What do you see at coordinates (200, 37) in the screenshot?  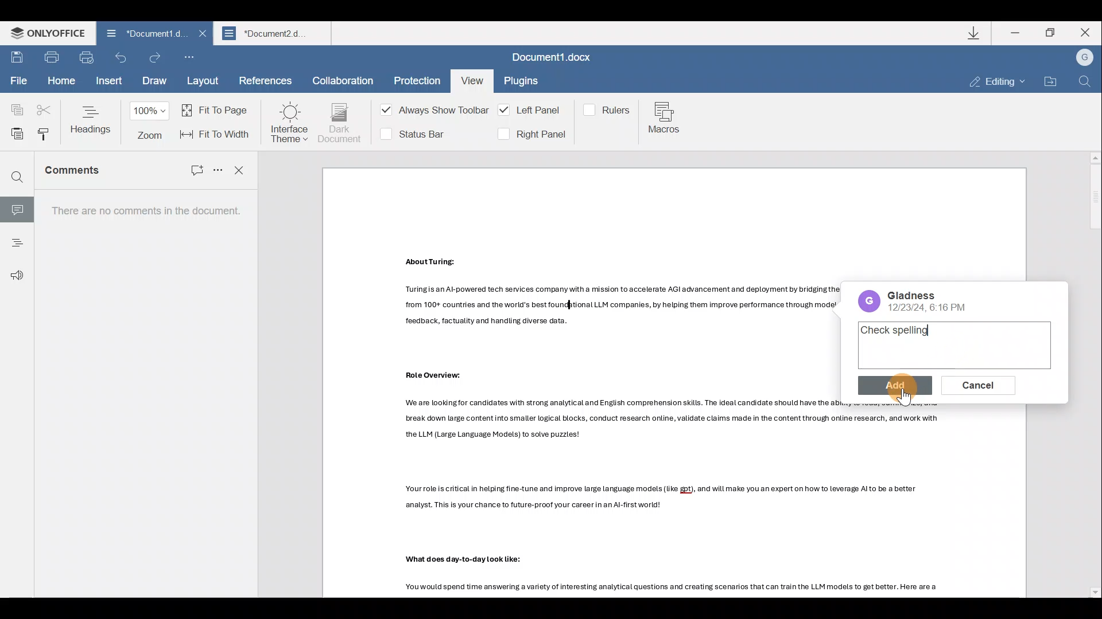 I see `Close` at bounding box center [200, 37].